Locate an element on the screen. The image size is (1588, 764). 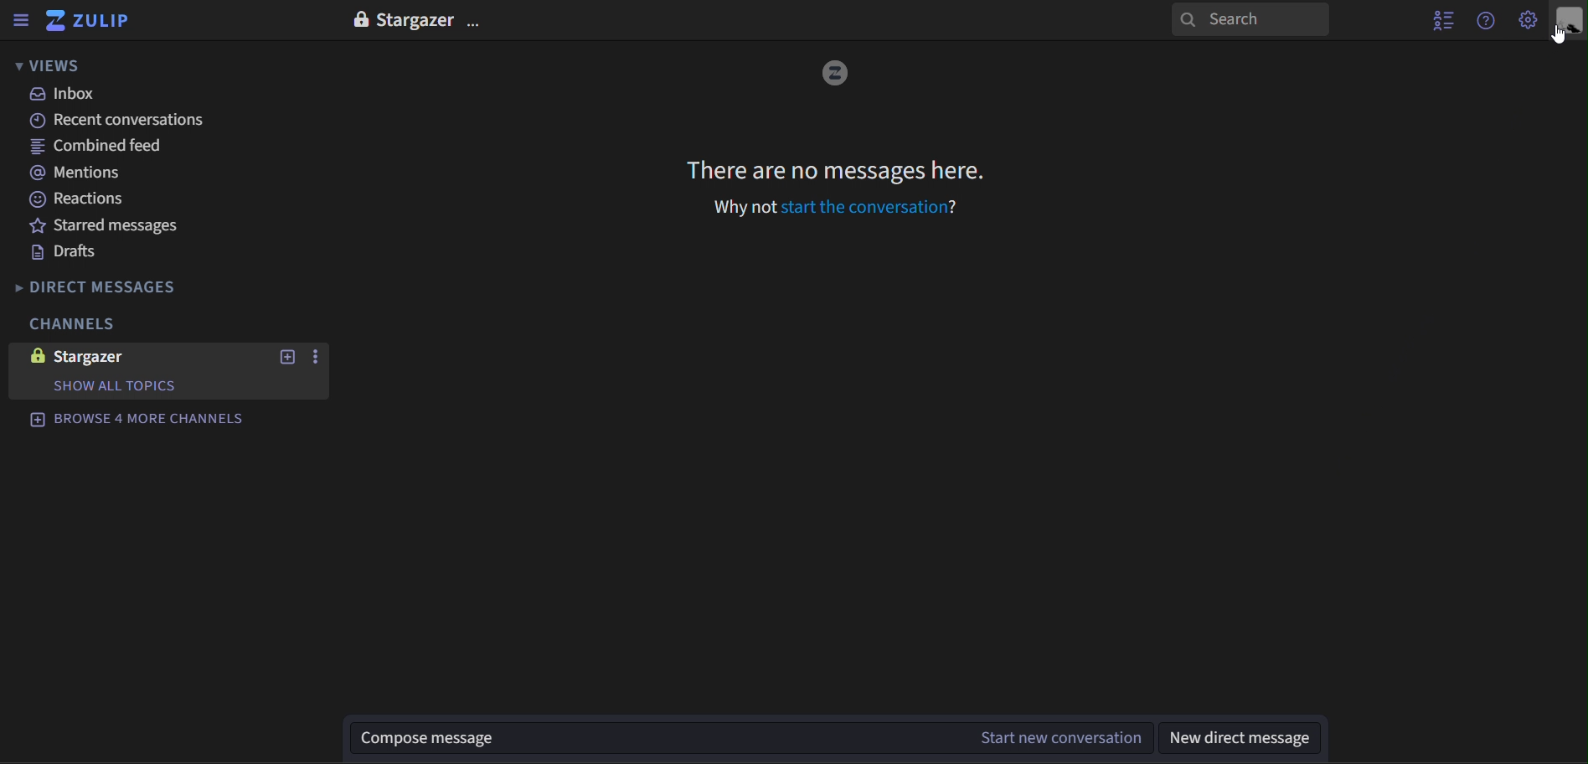
personal menu is located at coordinates (1567, 21).